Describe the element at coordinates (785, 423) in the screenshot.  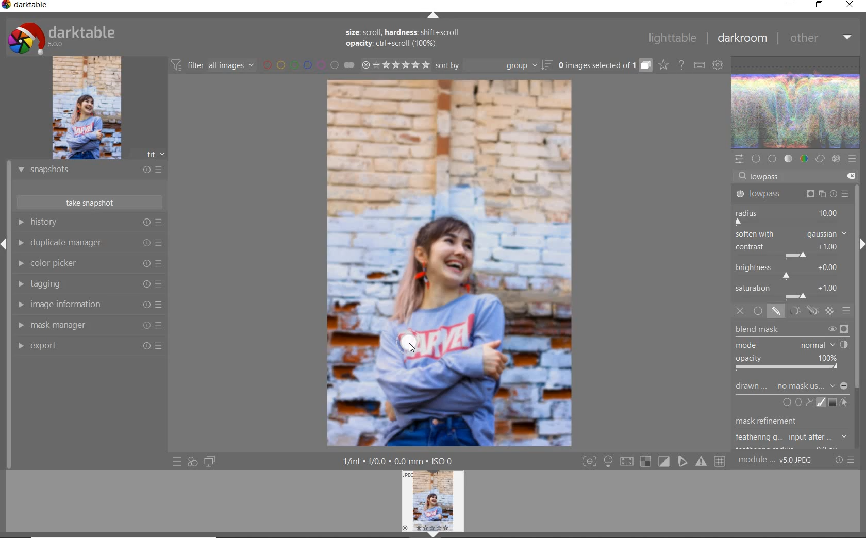
I see `musk refinement` at that location.